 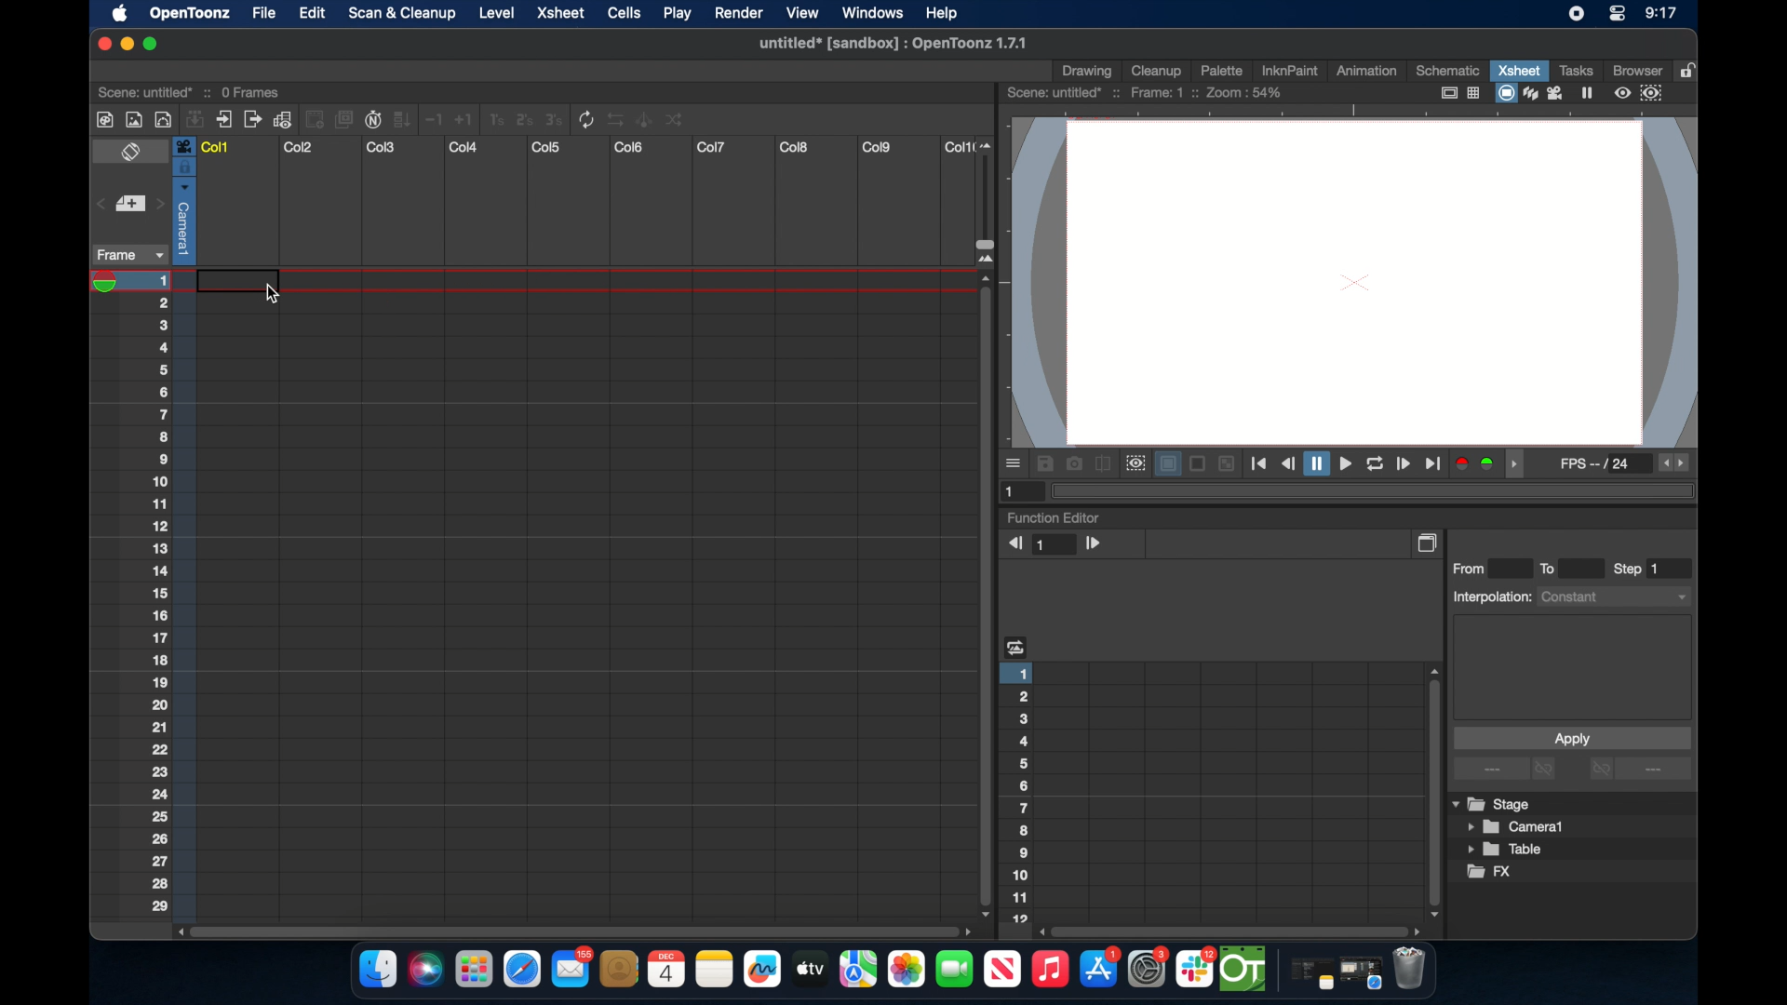 What do you see at coordinates (906, 970) in the screenshot?
I see `photos` at bounding box center [906, 970].